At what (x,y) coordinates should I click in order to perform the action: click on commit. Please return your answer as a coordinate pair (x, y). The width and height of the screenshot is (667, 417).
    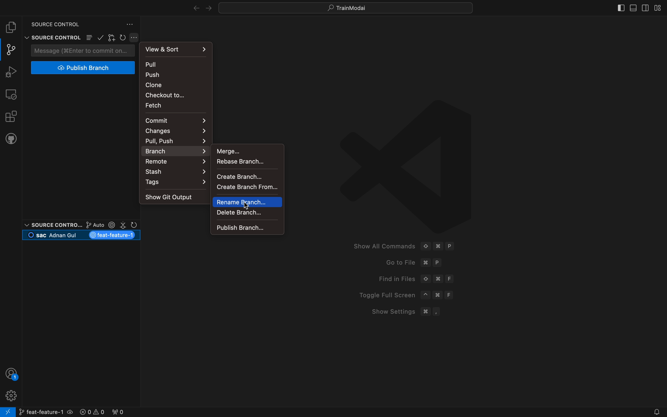
    Looking at the image, I should click on (176, 121).